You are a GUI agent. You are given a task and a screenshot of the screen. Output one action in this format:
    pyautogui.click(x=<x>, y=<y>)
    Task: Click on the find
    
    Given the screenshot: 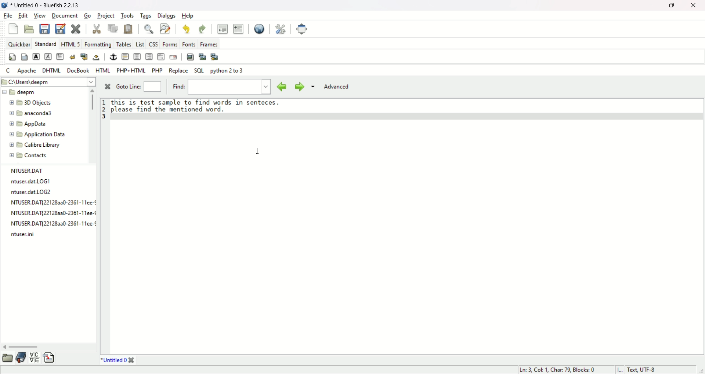 What is the action you would take?
    pyautogui.click(x=149, y=29)
    